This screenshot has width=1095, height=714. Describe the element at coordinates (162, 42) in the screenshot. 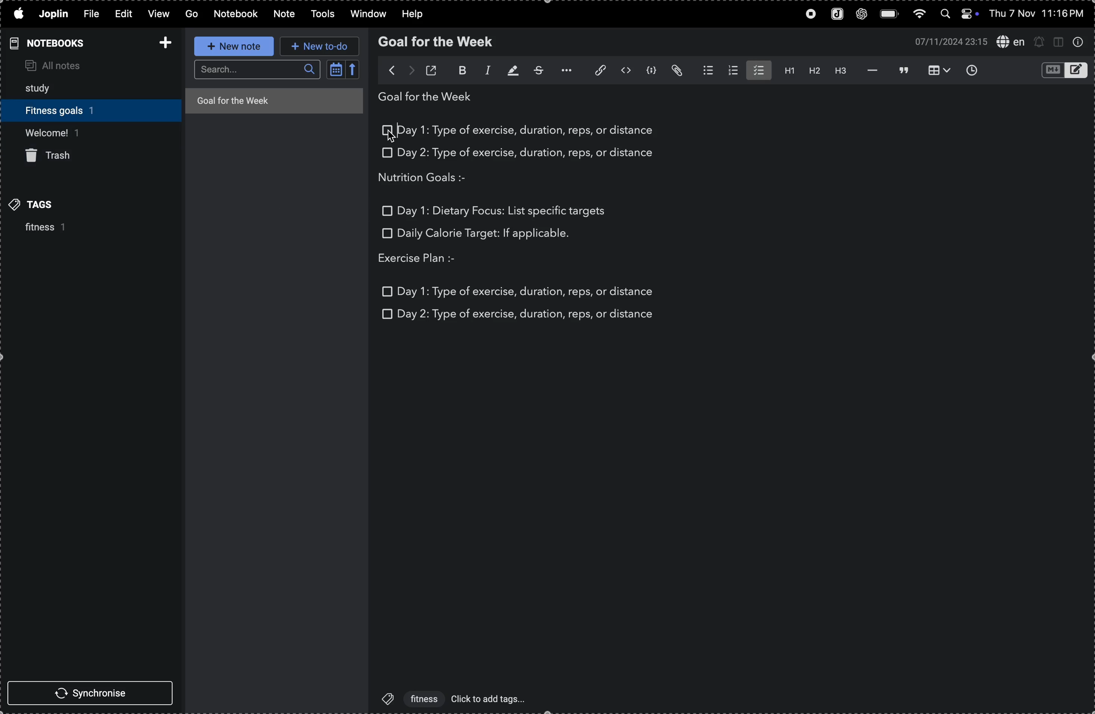

I see `add notebook` at that location.